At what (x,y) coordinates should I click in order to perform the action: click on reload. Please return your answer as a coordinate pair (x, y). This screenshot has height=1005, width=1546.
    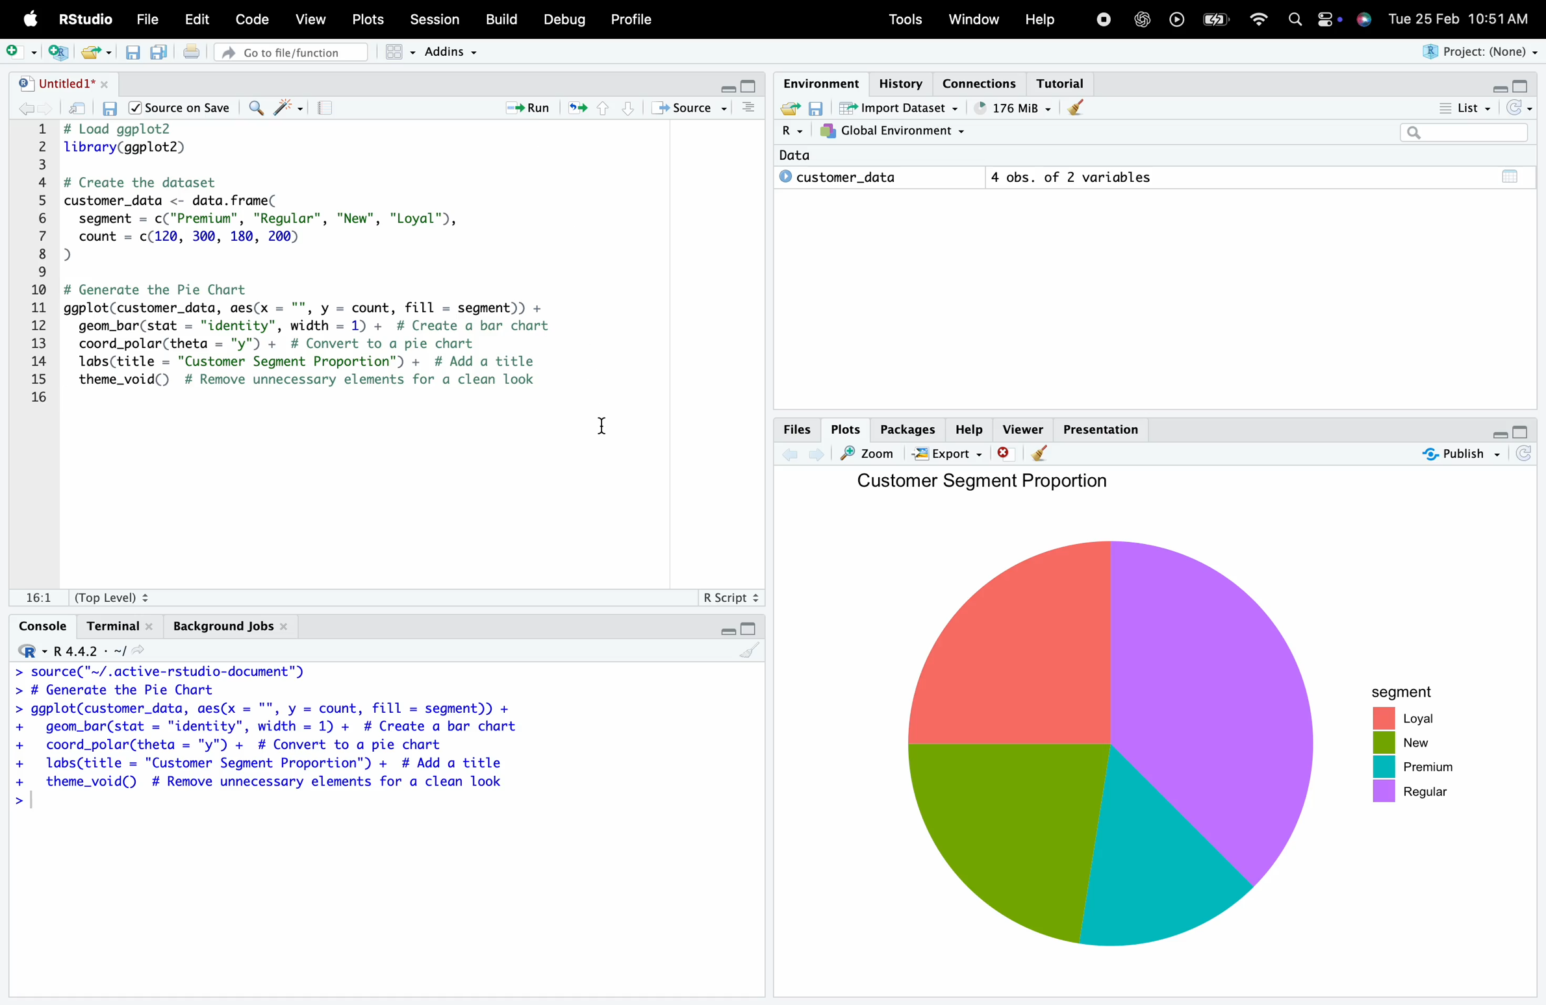
    Looking at the image, I should click on (1522, 108).